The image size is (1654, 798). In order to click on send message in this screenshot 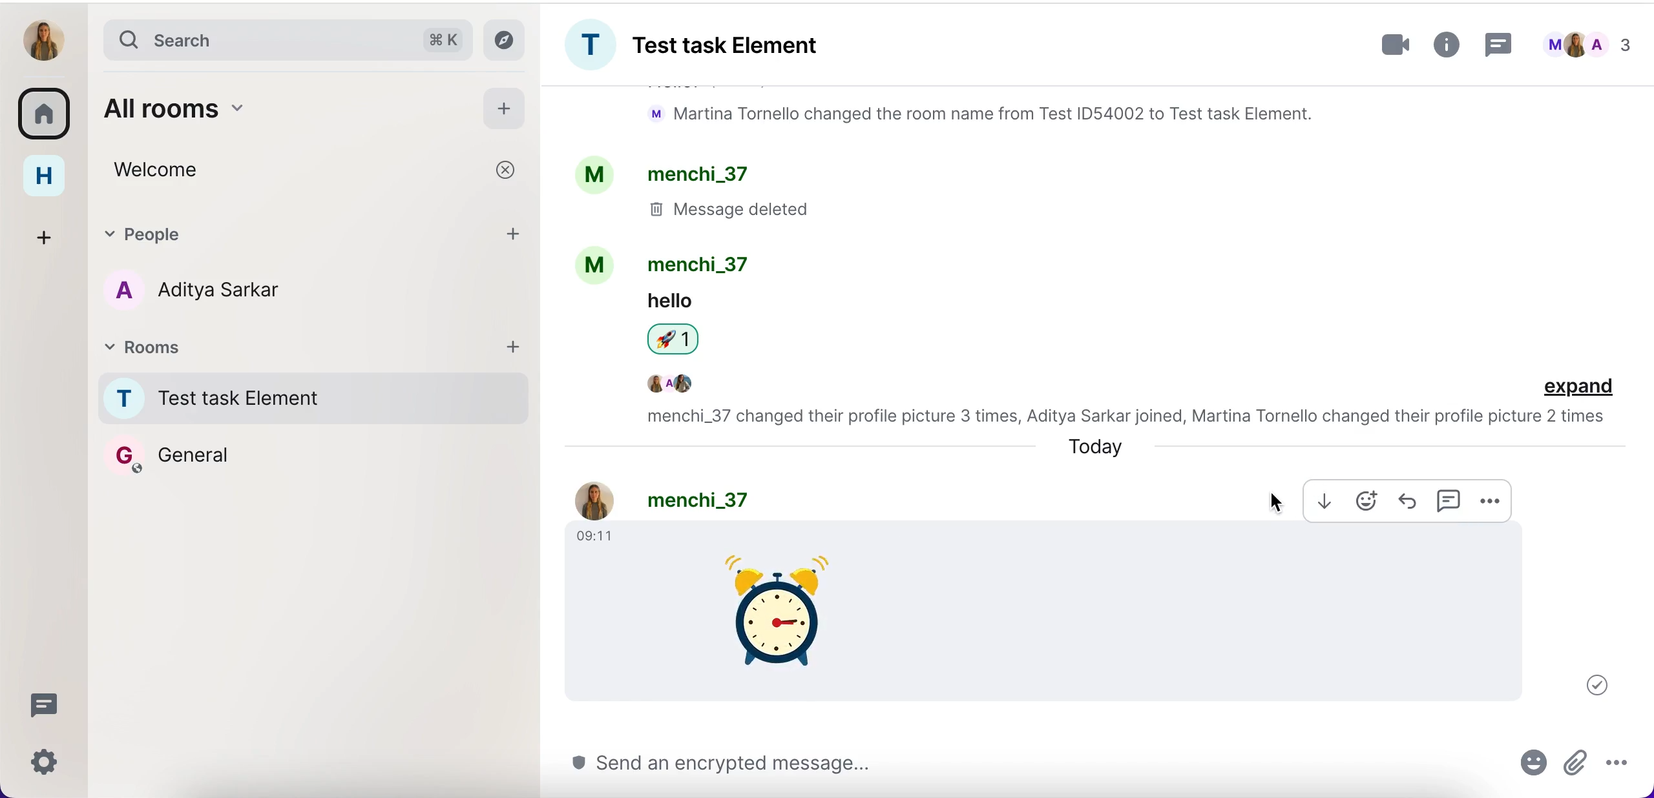, I will do `click(992, 763)`.